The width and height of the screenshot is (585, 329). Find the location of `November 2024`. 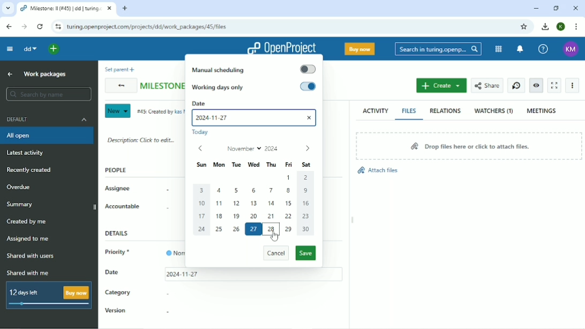

November 2024 is located at coordinates (253, 148).